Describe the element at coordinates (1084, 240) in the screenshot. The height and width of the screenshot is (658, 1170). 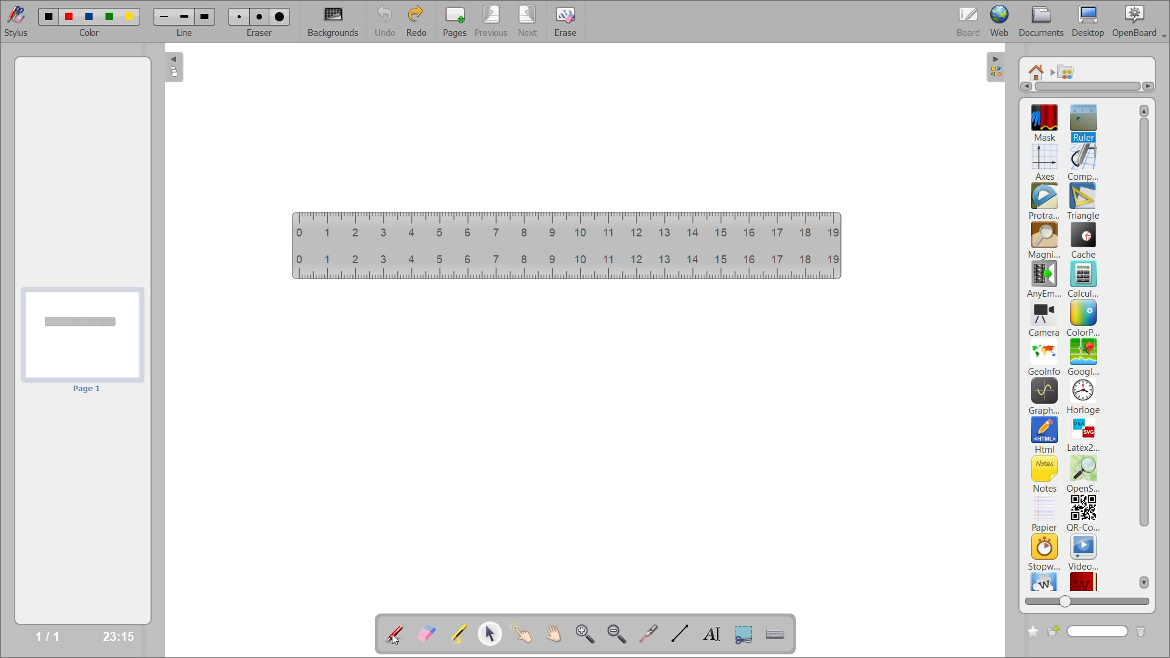
I see `cache` at that location.